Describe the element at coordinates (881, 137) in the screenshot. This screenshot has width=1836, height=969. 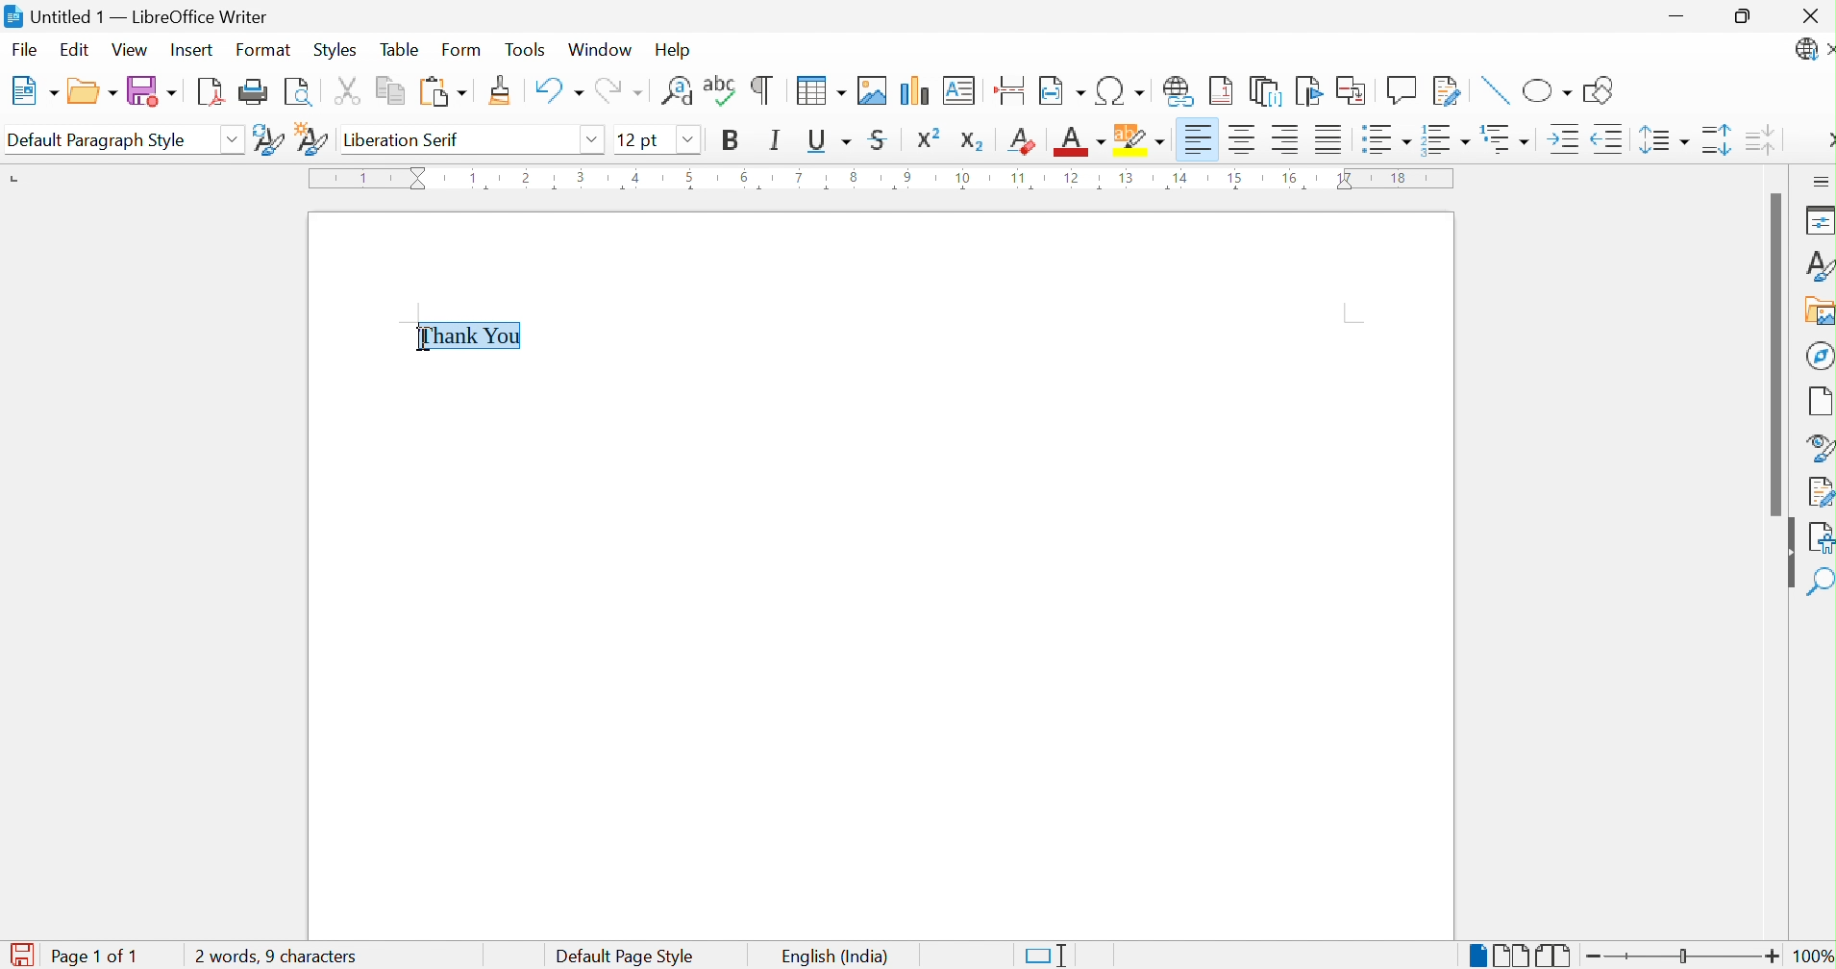
I see `Strikethrough` at that location.